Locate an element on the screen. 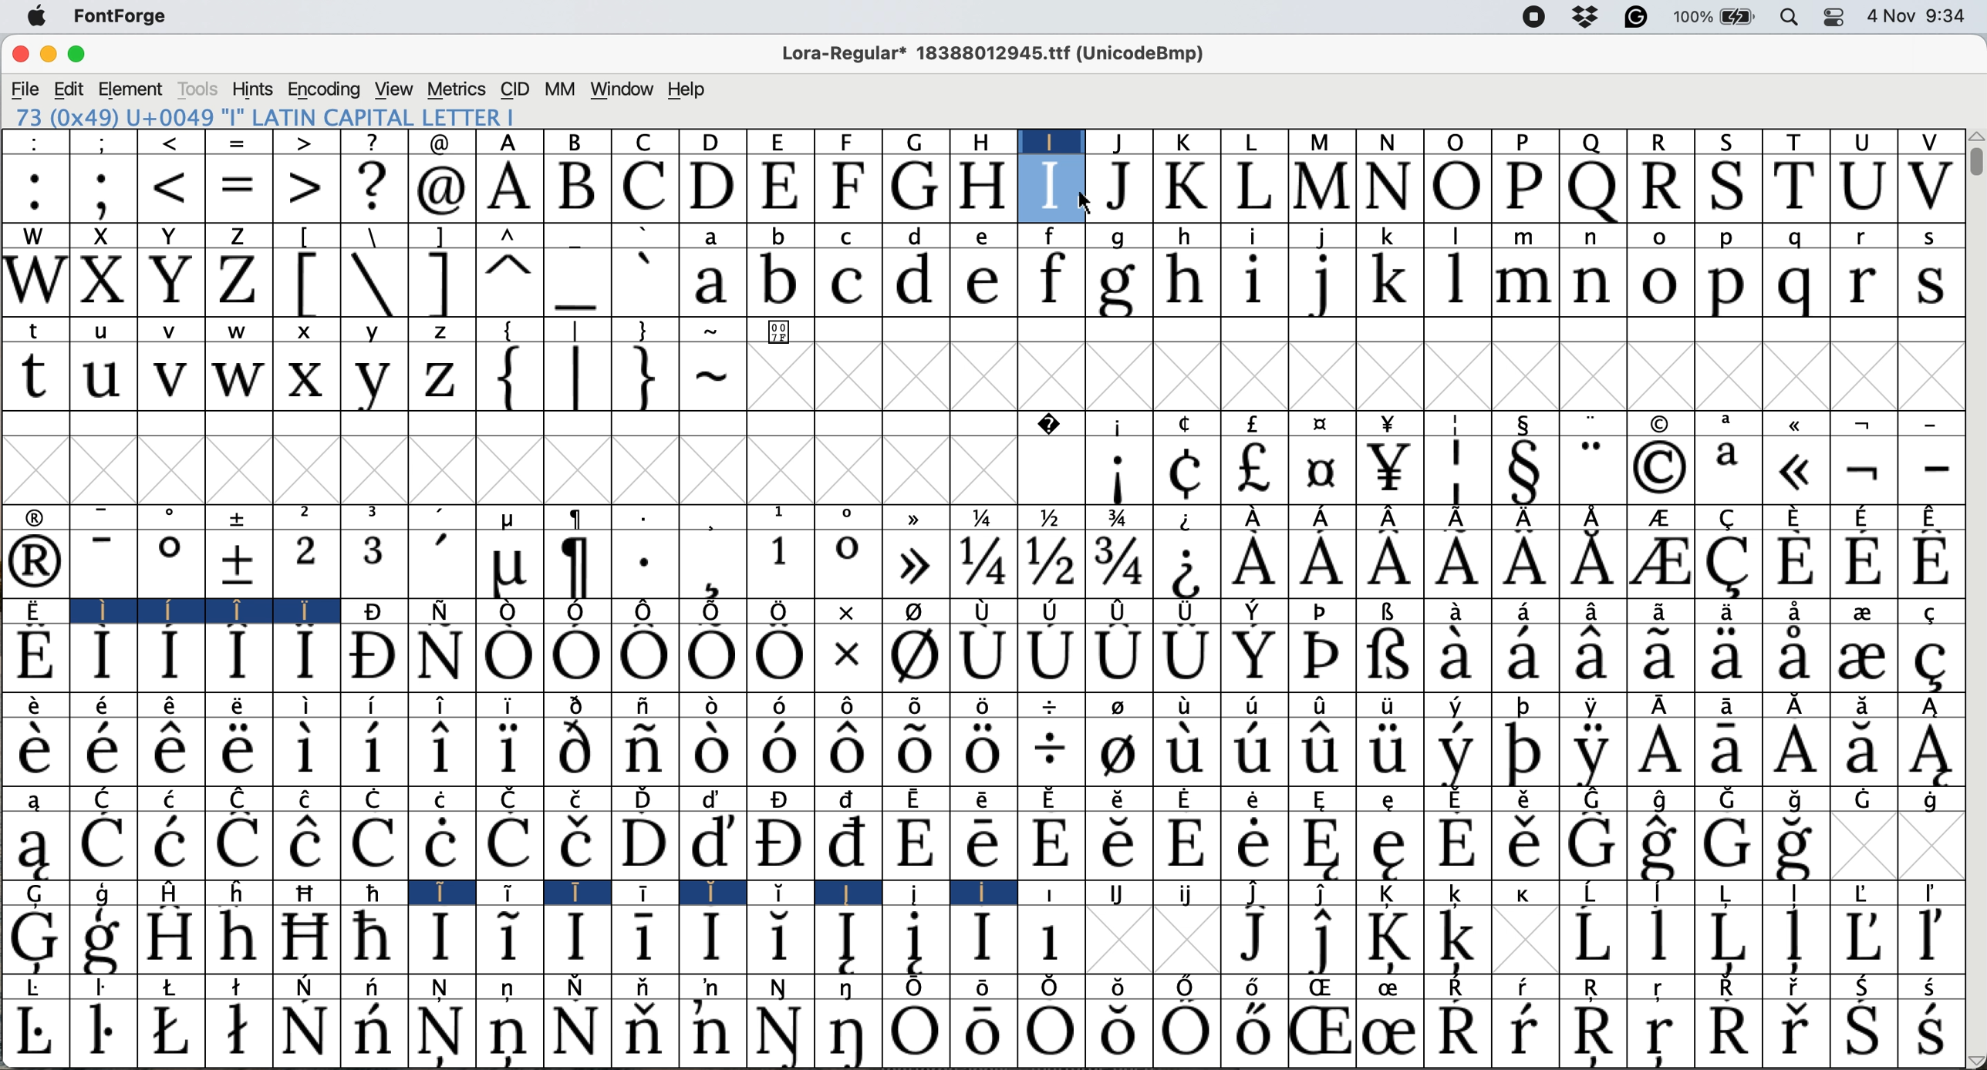 The image size is (1987, 1070). Symbol is located at coordinates (577, 937).